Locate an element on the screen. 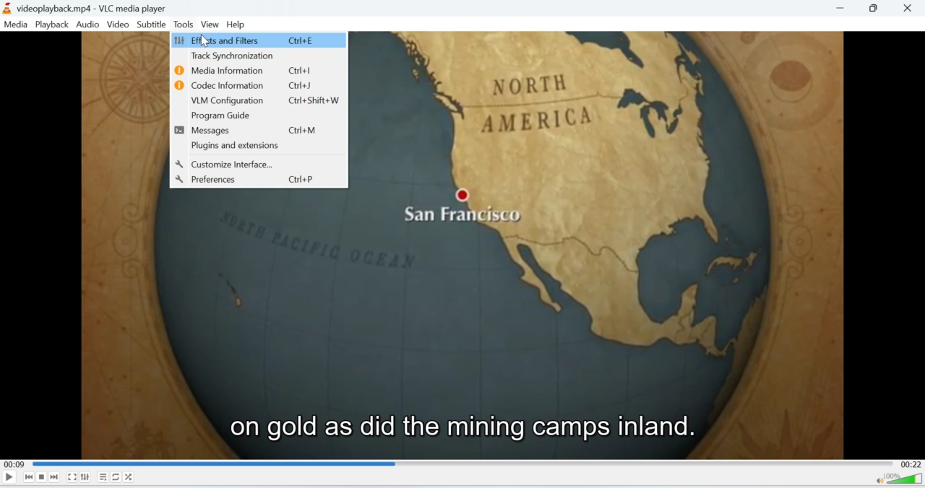  Ctrl+M is located at coordinates (304, 130).